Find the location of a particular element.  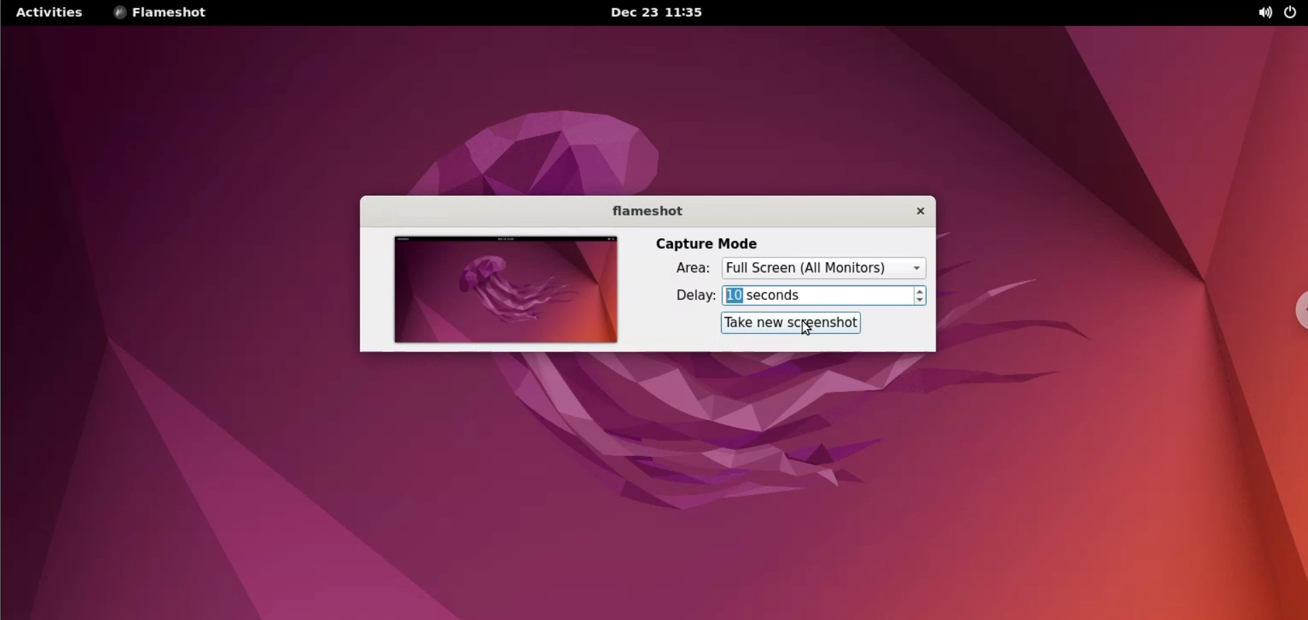

chrome options is located at coordinates (1296, 308).